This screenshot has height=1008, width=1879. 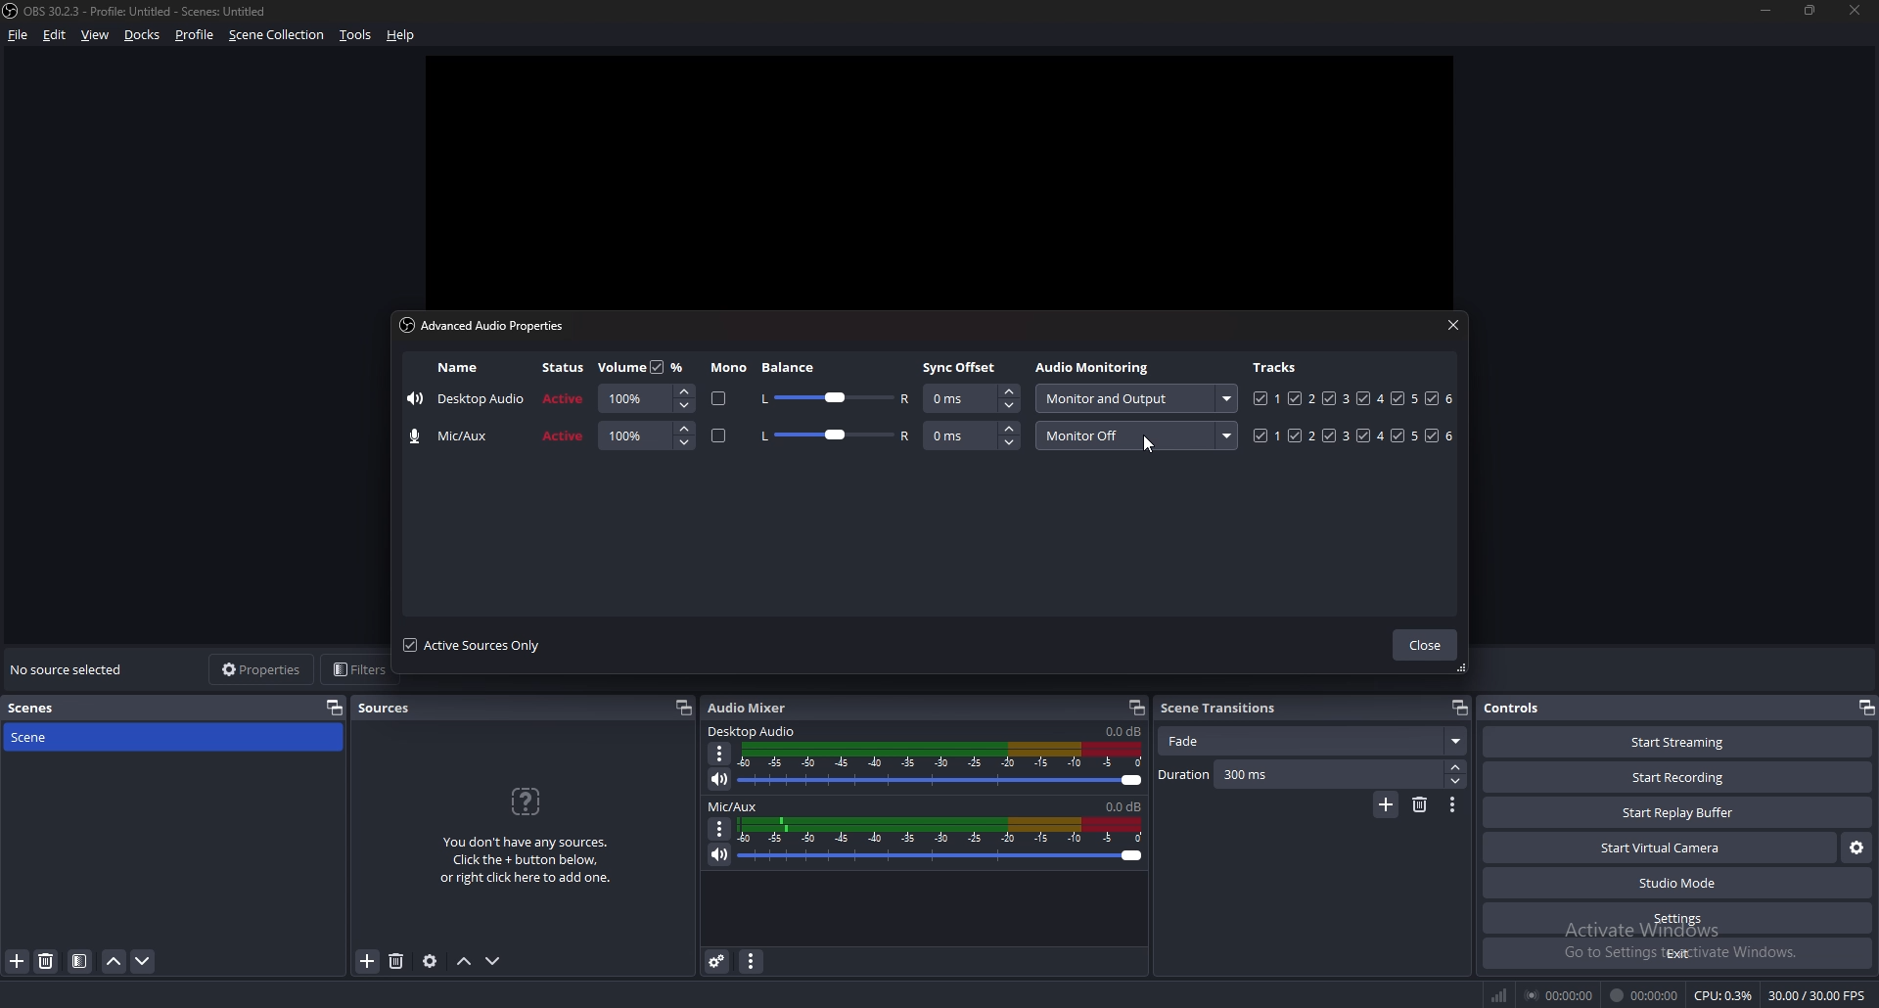 I want to click on volume level, so click(x=1123, y=731).